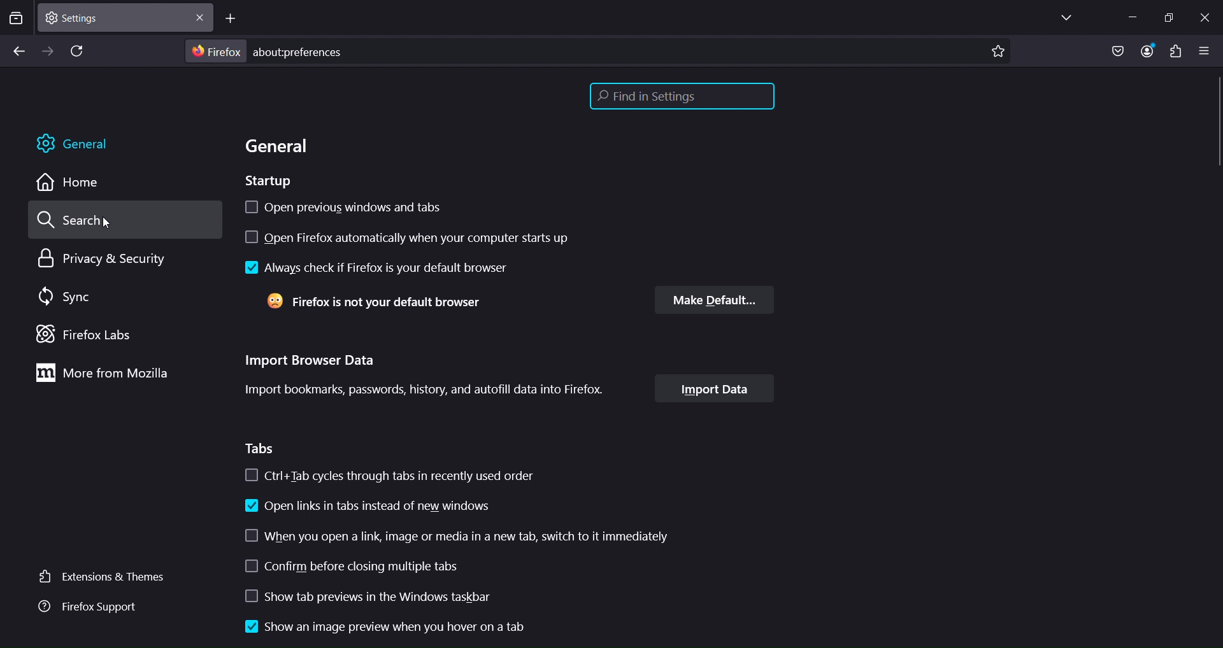 This screenshot has width=1223, height=648. Describe the element at coordinates (1207, 50) in the screenshot. I see `open application menu` at that location.